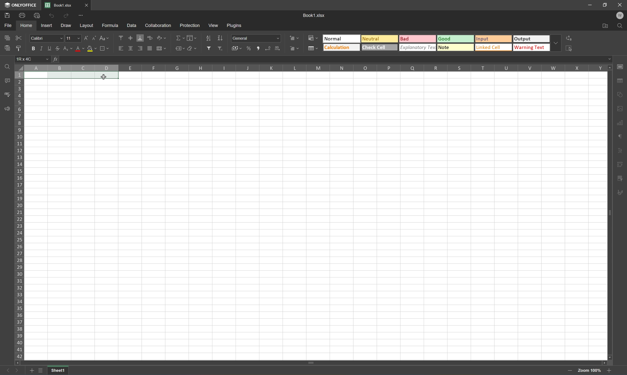  Describe the element at coordinates (312, 48) in the screenshot. I see `Format as table template` at that location.